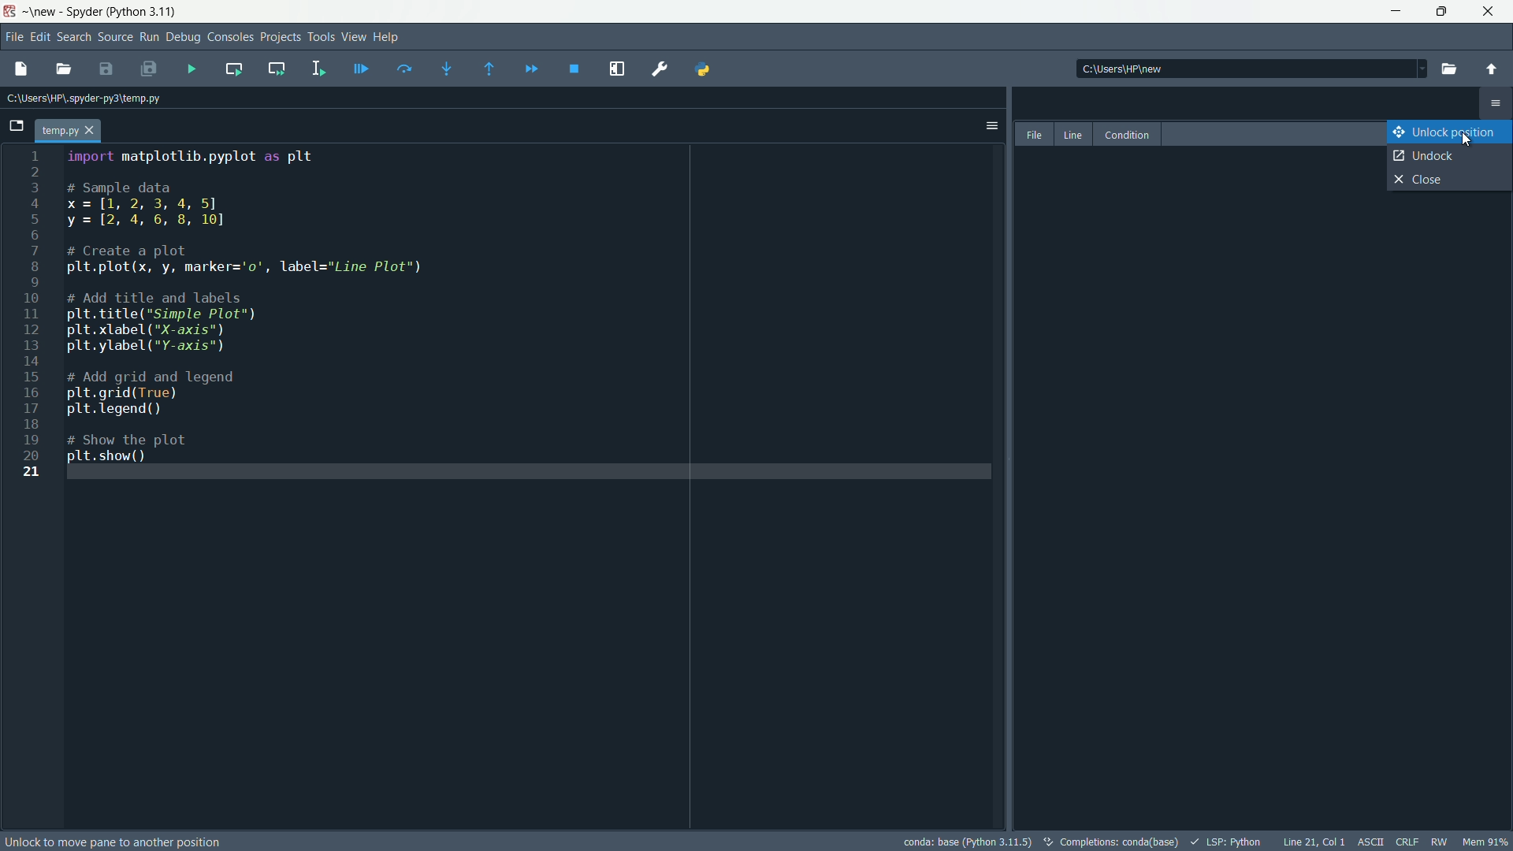 The width and height of the screenshot is (1513, 851). I want to click on stop debugging , so click(575, 69).